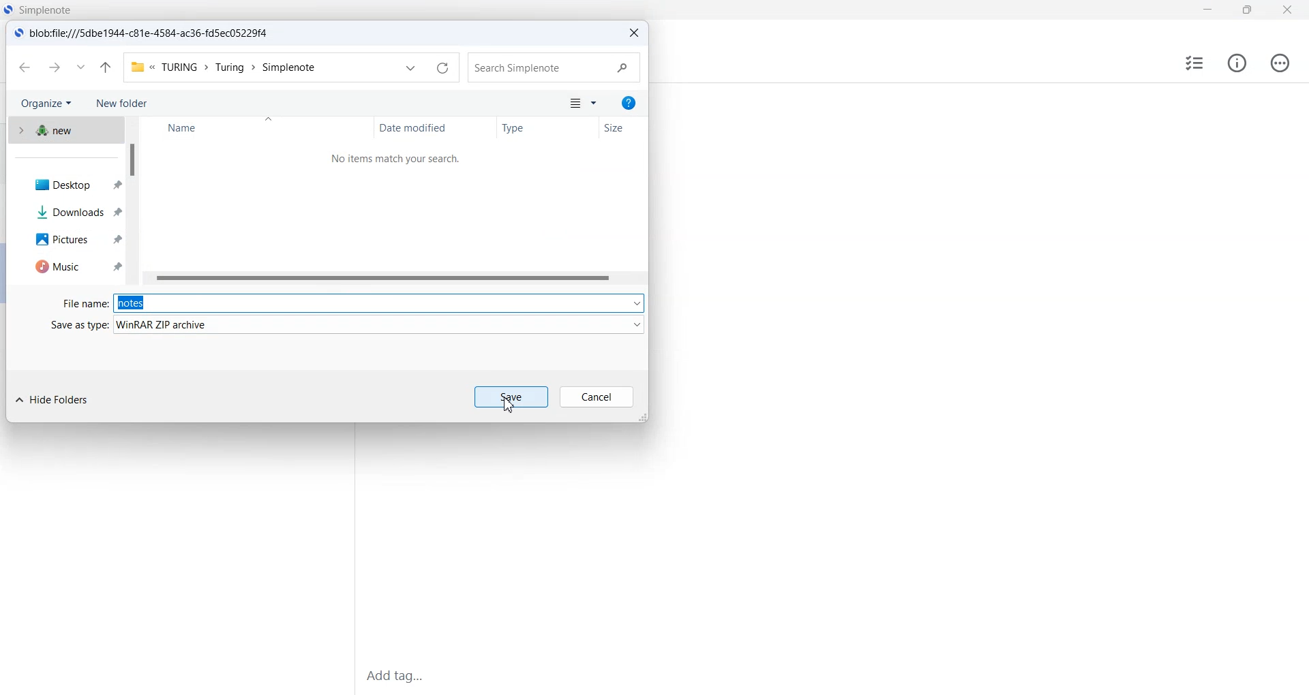 Image resolution: width=1309 pixels, height=695 pixels. Describe the element at coordinates (1237, 63) in the screenshot. I see `Info` at that location.